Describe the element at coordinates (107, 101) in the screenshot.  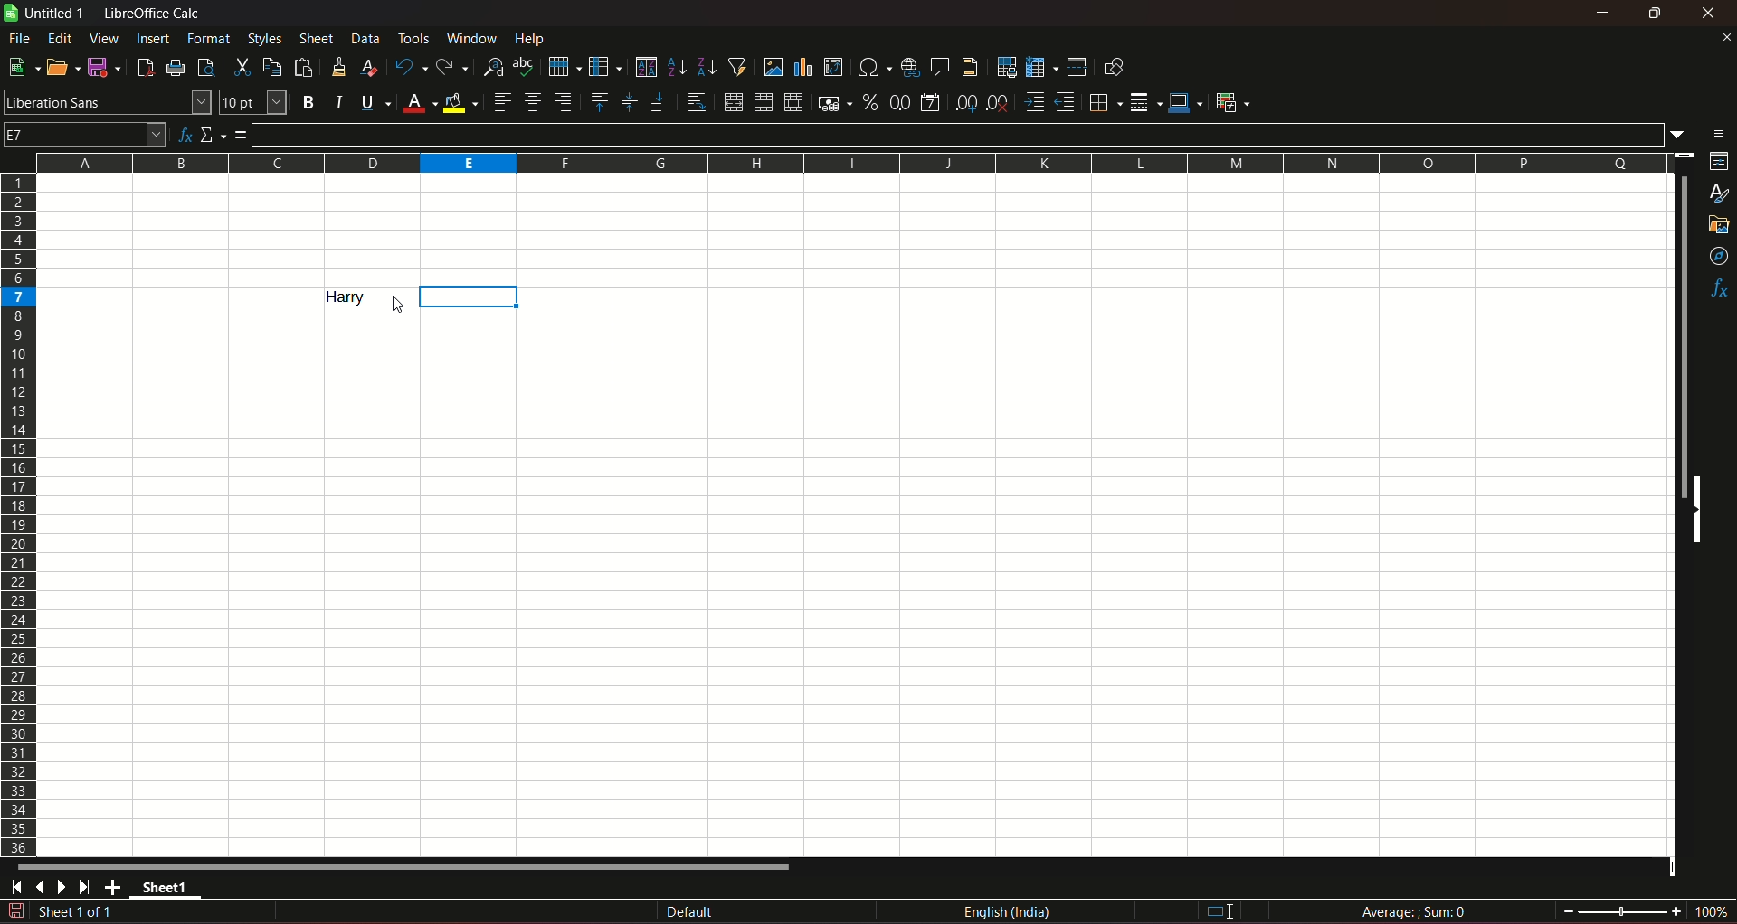
I see `font name` at that location.